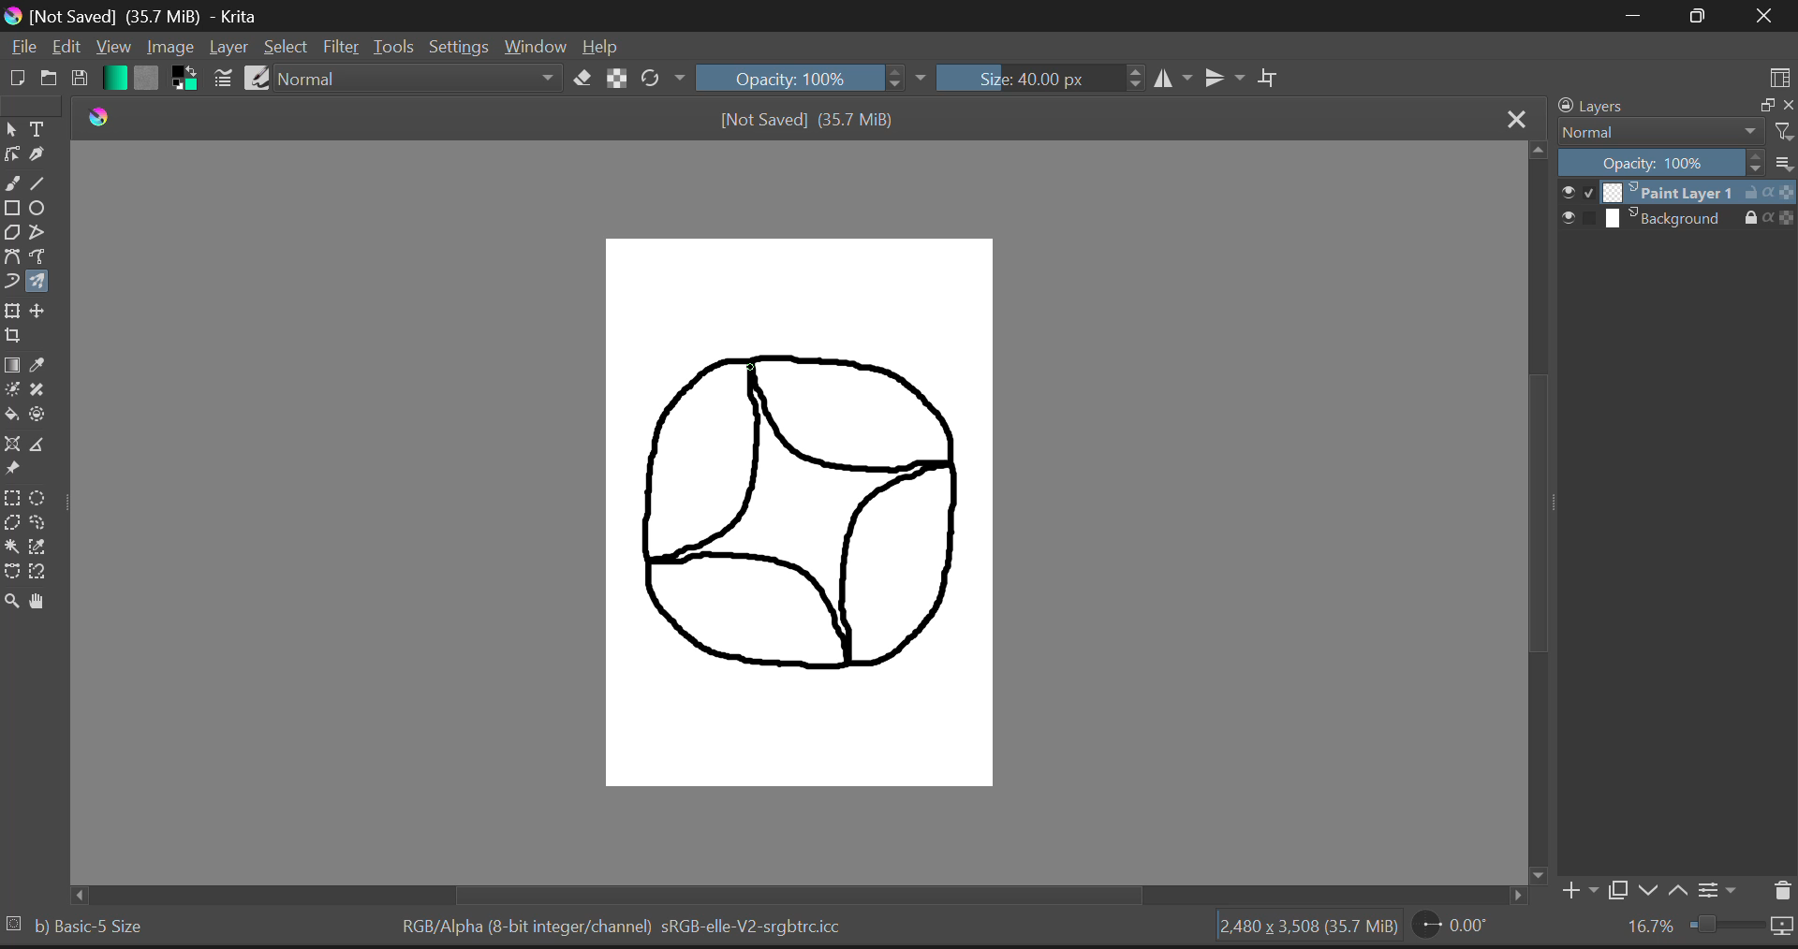  What do you see at coordinates (811, 78) in the screenshot?
I see `Opacity 100%` at bounding box center [811, 78].